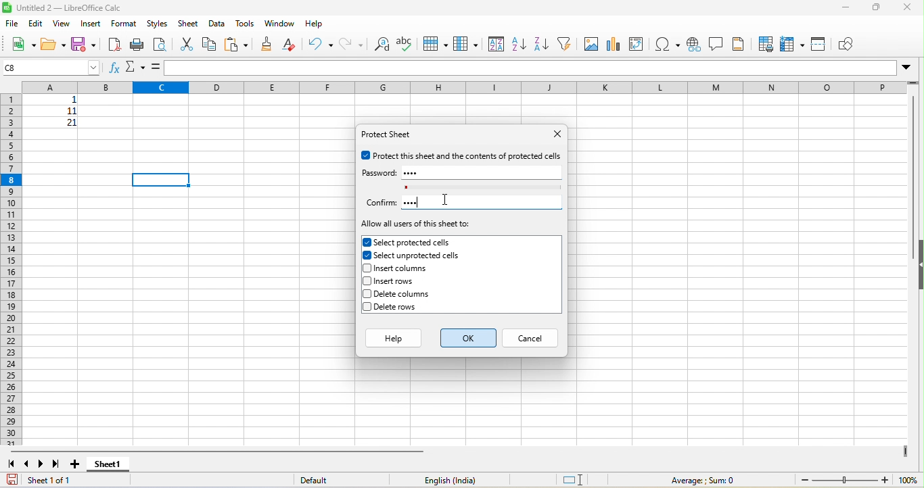 Image resolution: width=924 pixels, height=488 pixels. What do you see at coordinates (91, 24) in the screenshot?
I see `insert` at bounding box center [91, 24].